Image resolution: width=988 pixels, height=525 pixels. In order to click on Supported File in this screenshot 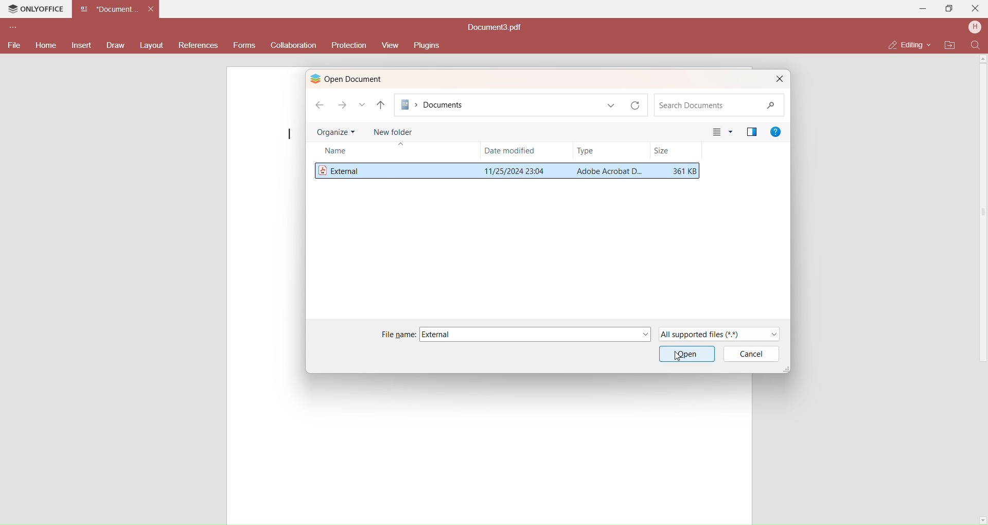, I will do `click(722, 334)`.